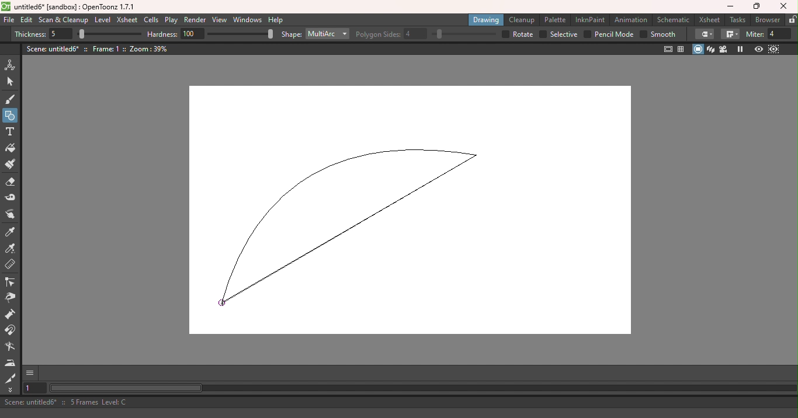 This screenshot has width=798, height=418. Describe the element at coordinates (631, 19) in the screenshot. I see `Animation` at that location.